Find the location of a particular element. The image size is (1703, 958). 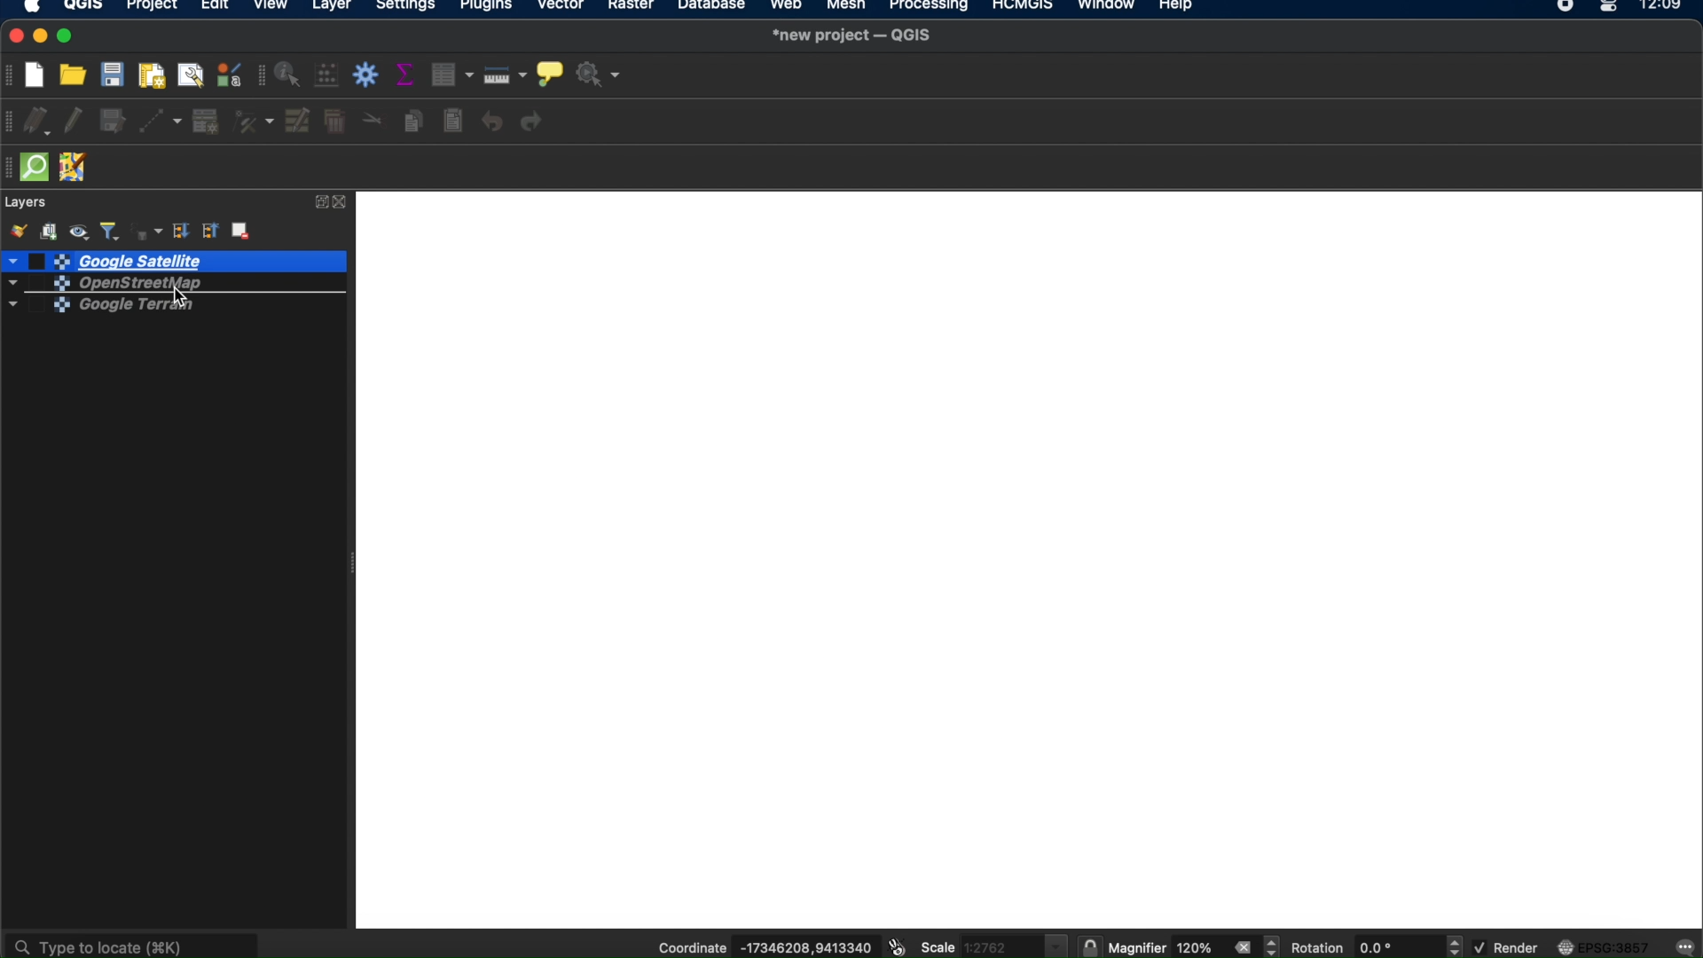

open attribute table is located at coordinates (455, 75).